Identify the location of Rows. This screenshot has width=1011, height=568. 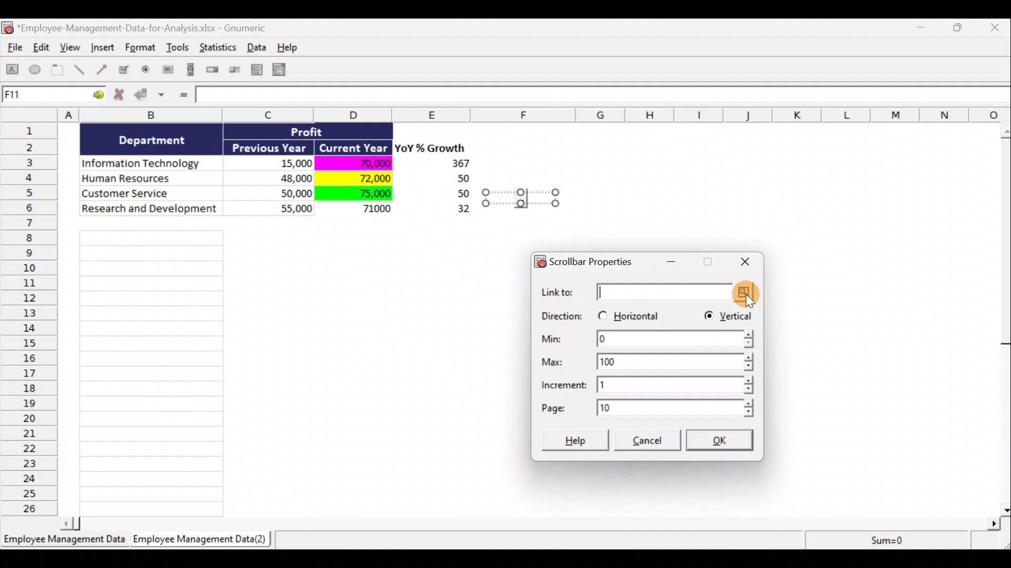
(32, 318).